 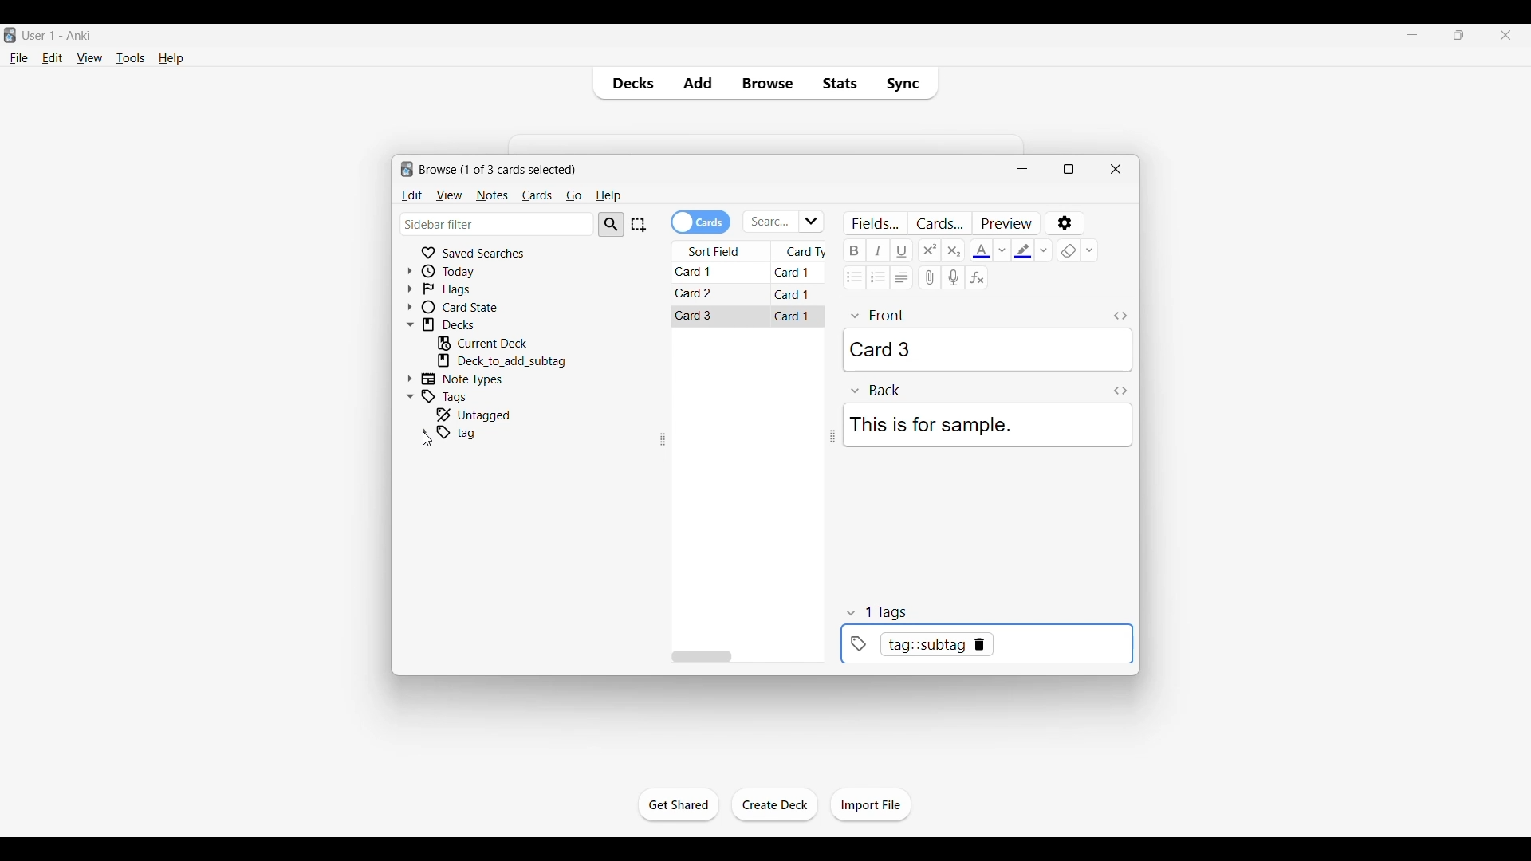 I want to click on Subscript, so click(x=953, y=250).